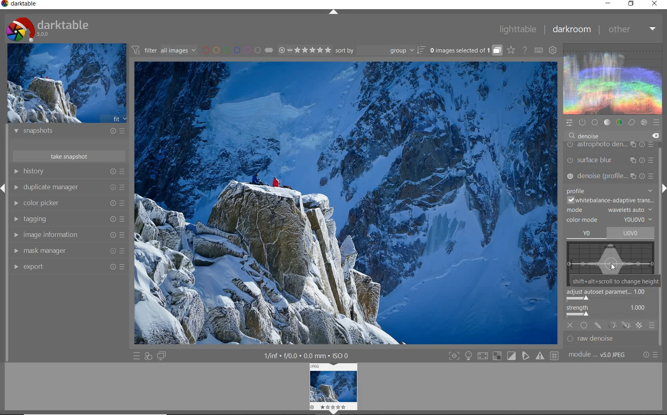  What do you see at coordinates (68, 219) in the screenshot?
I see `tagging` at bounding box center [68, 219].